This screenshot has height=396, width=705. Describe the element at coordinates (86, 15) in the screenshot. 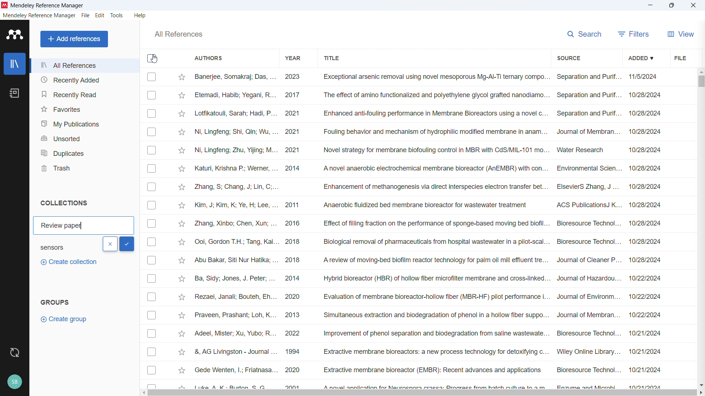

I see `File ` at that location.